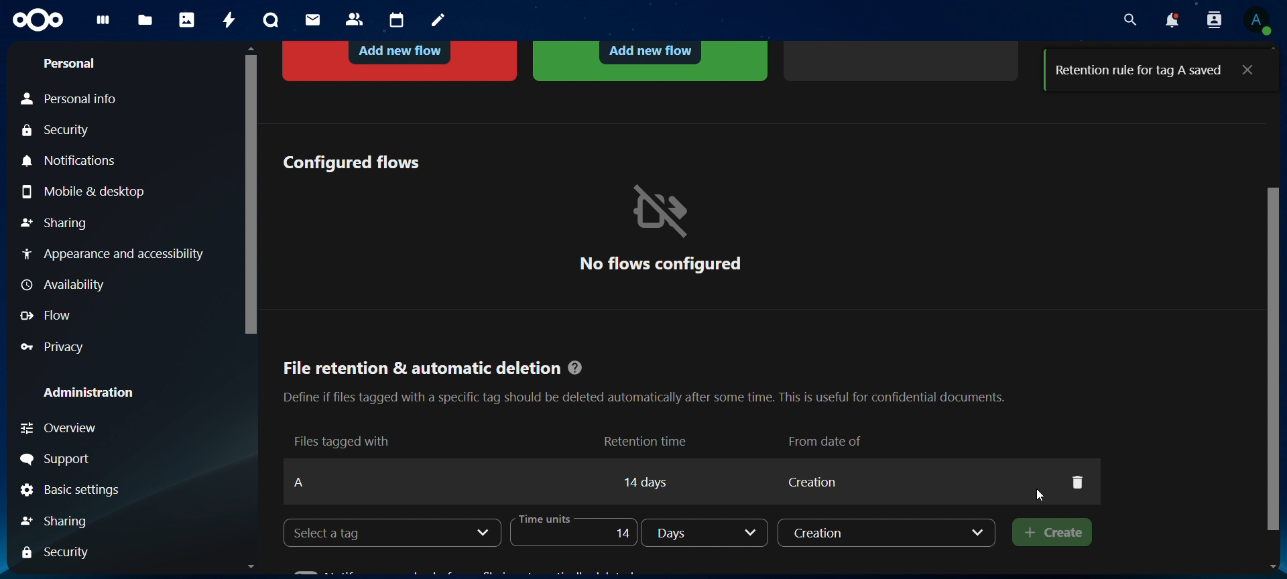  I want to click on search, so click(1127, 20).